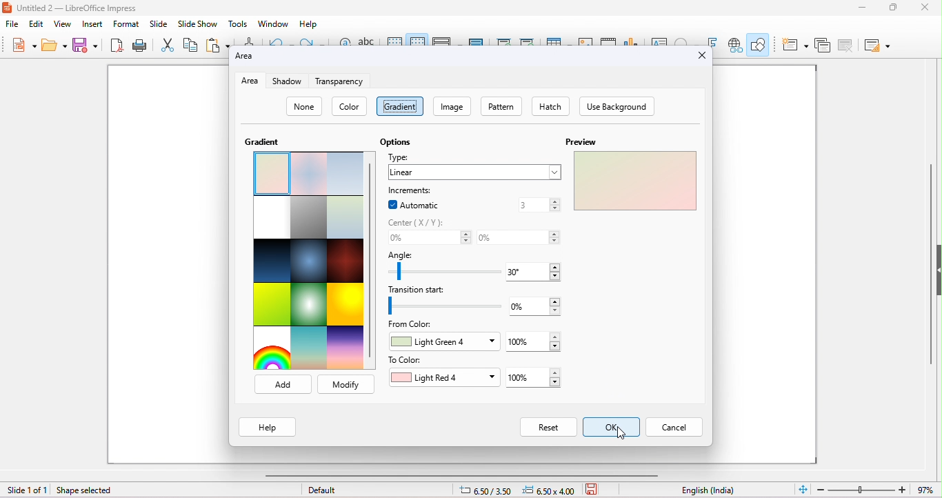 The image size is (942, 498). I want to click on clone, so click(250, 40).